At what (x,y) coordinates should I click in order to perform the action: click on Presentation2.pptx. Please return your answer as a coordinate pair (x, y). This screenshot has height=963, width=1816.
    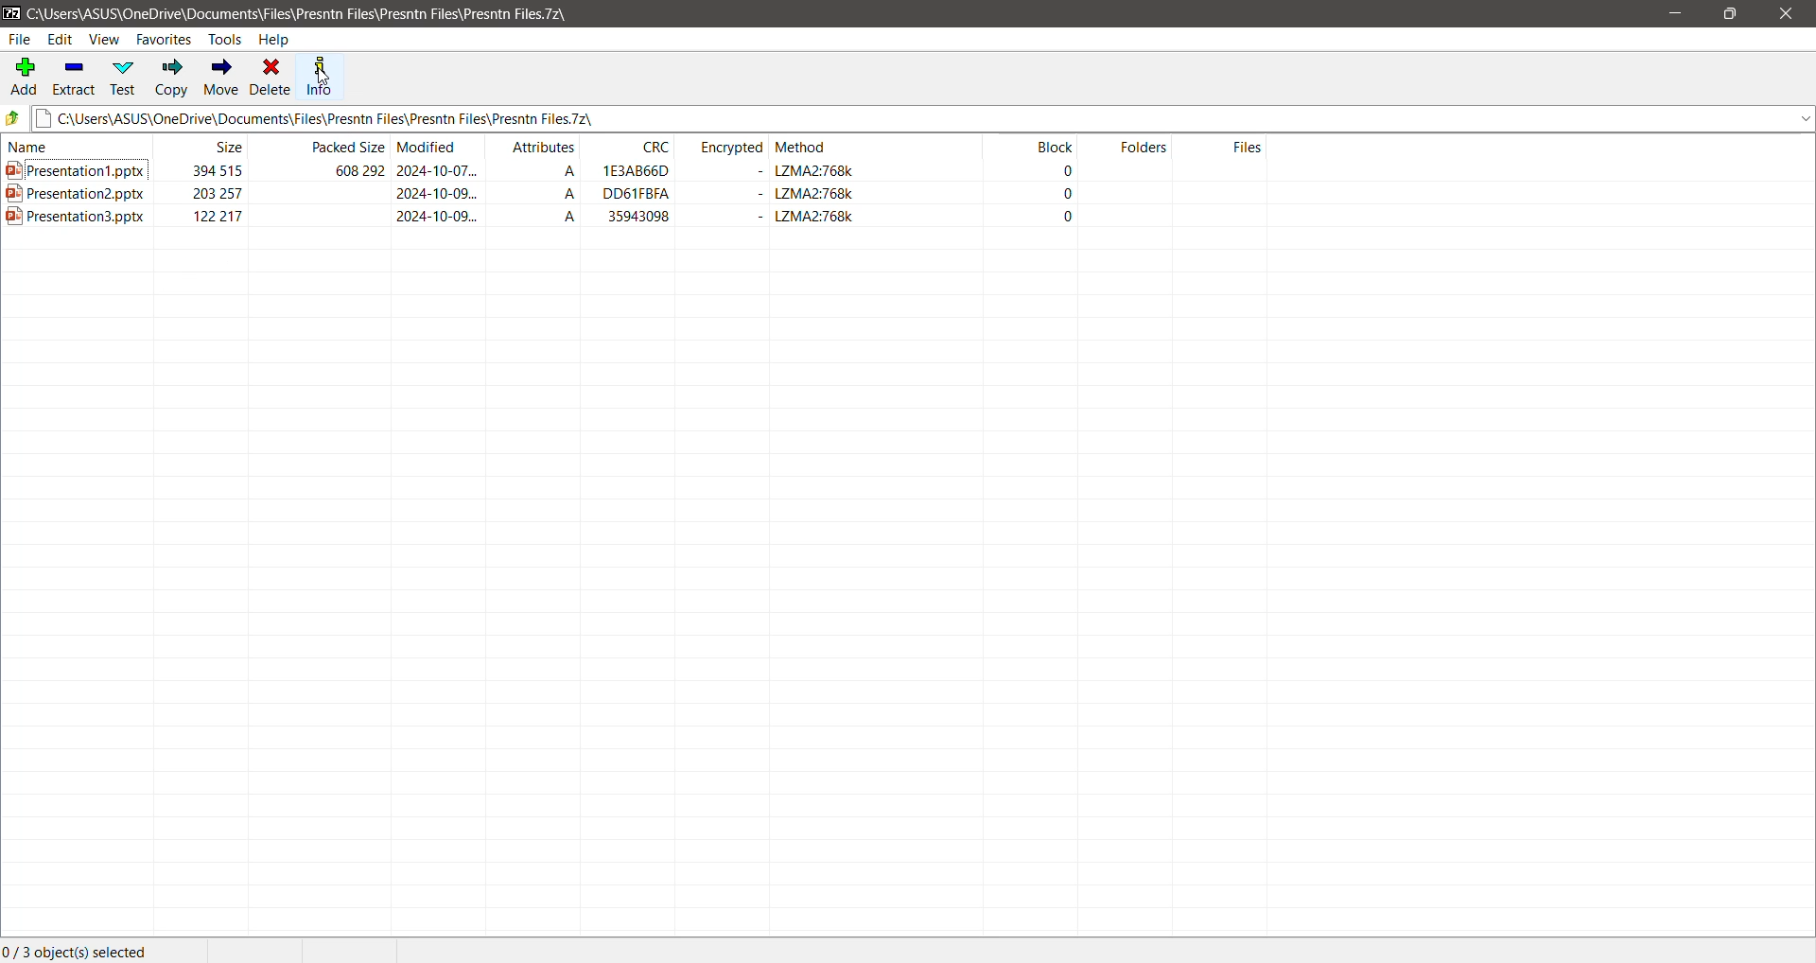
    Looking at the image, I should click on (73, 195).